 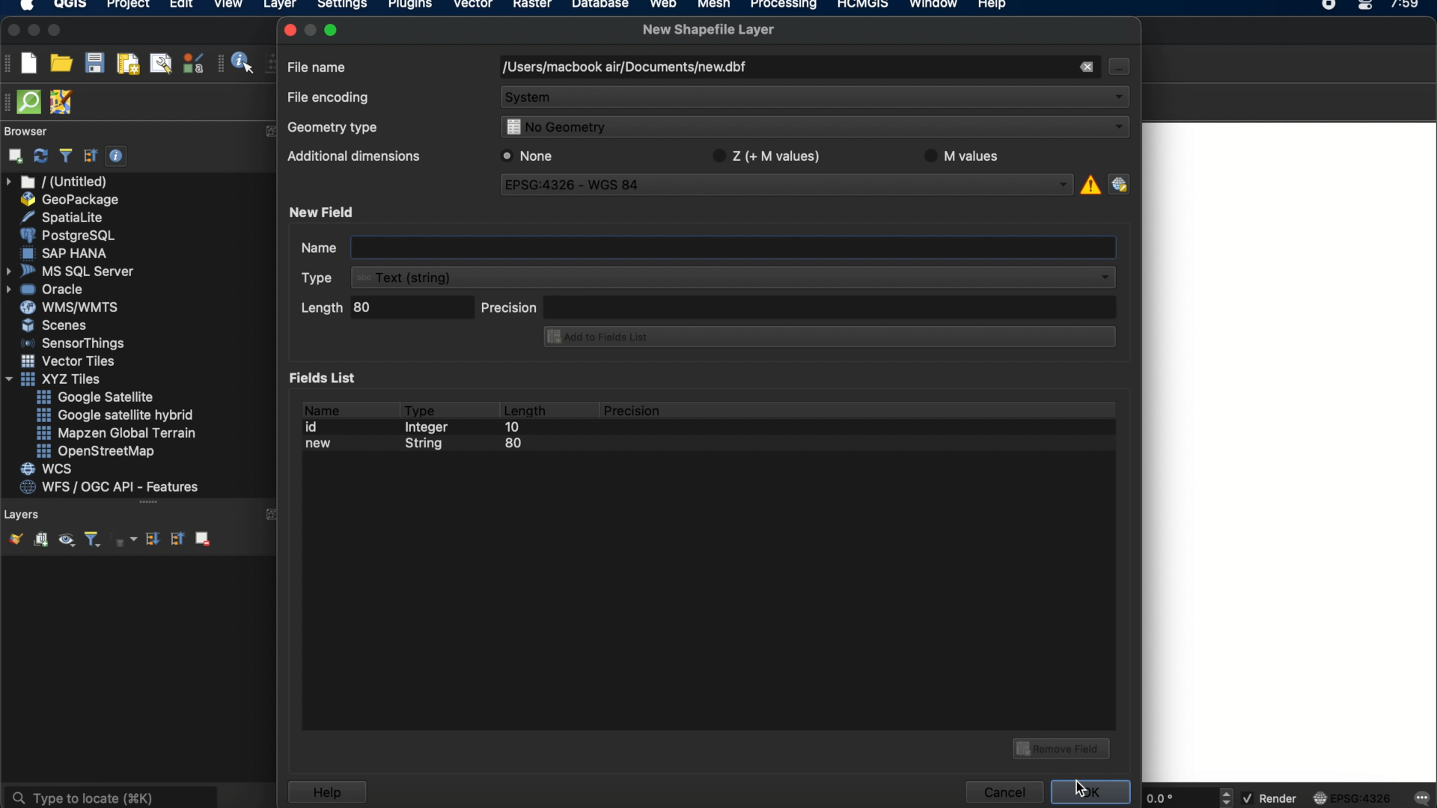 I want to click on sensorthings, so click(x=73, y=343).